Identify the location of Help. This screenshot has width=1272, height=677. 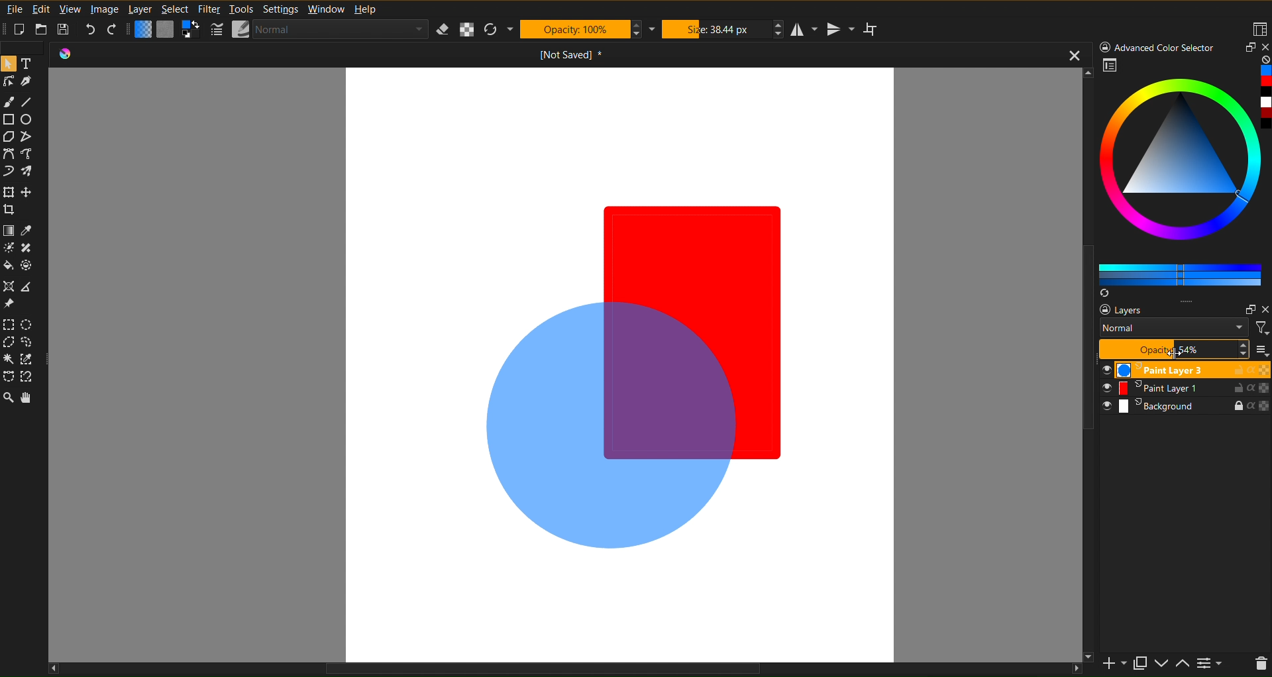
(365, 10).